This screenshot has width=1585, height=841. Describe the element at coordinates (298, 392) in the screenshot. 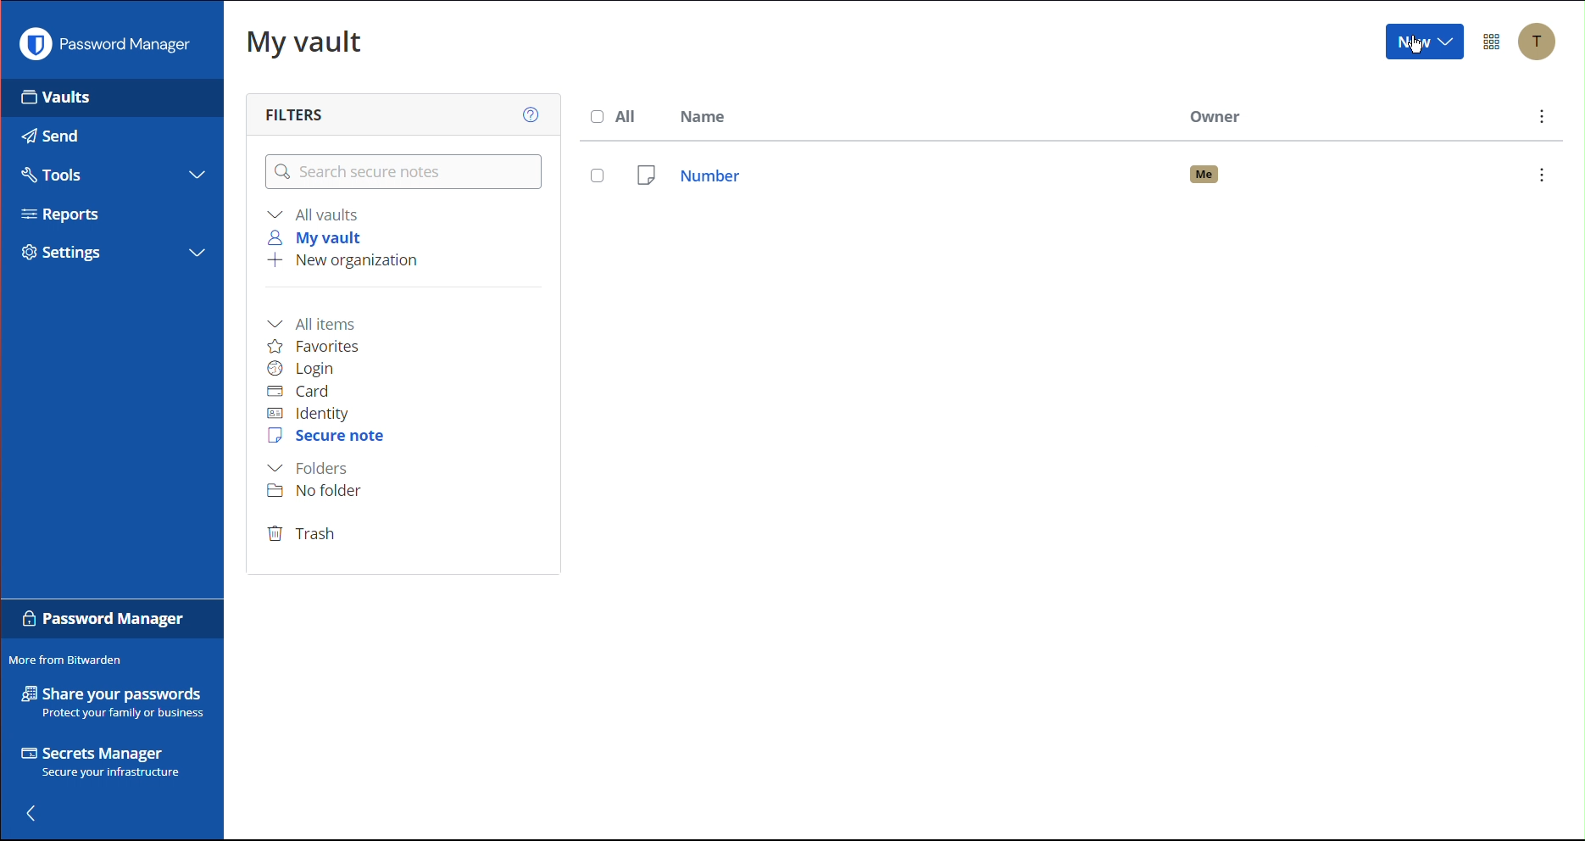

I see `Card` at that location.